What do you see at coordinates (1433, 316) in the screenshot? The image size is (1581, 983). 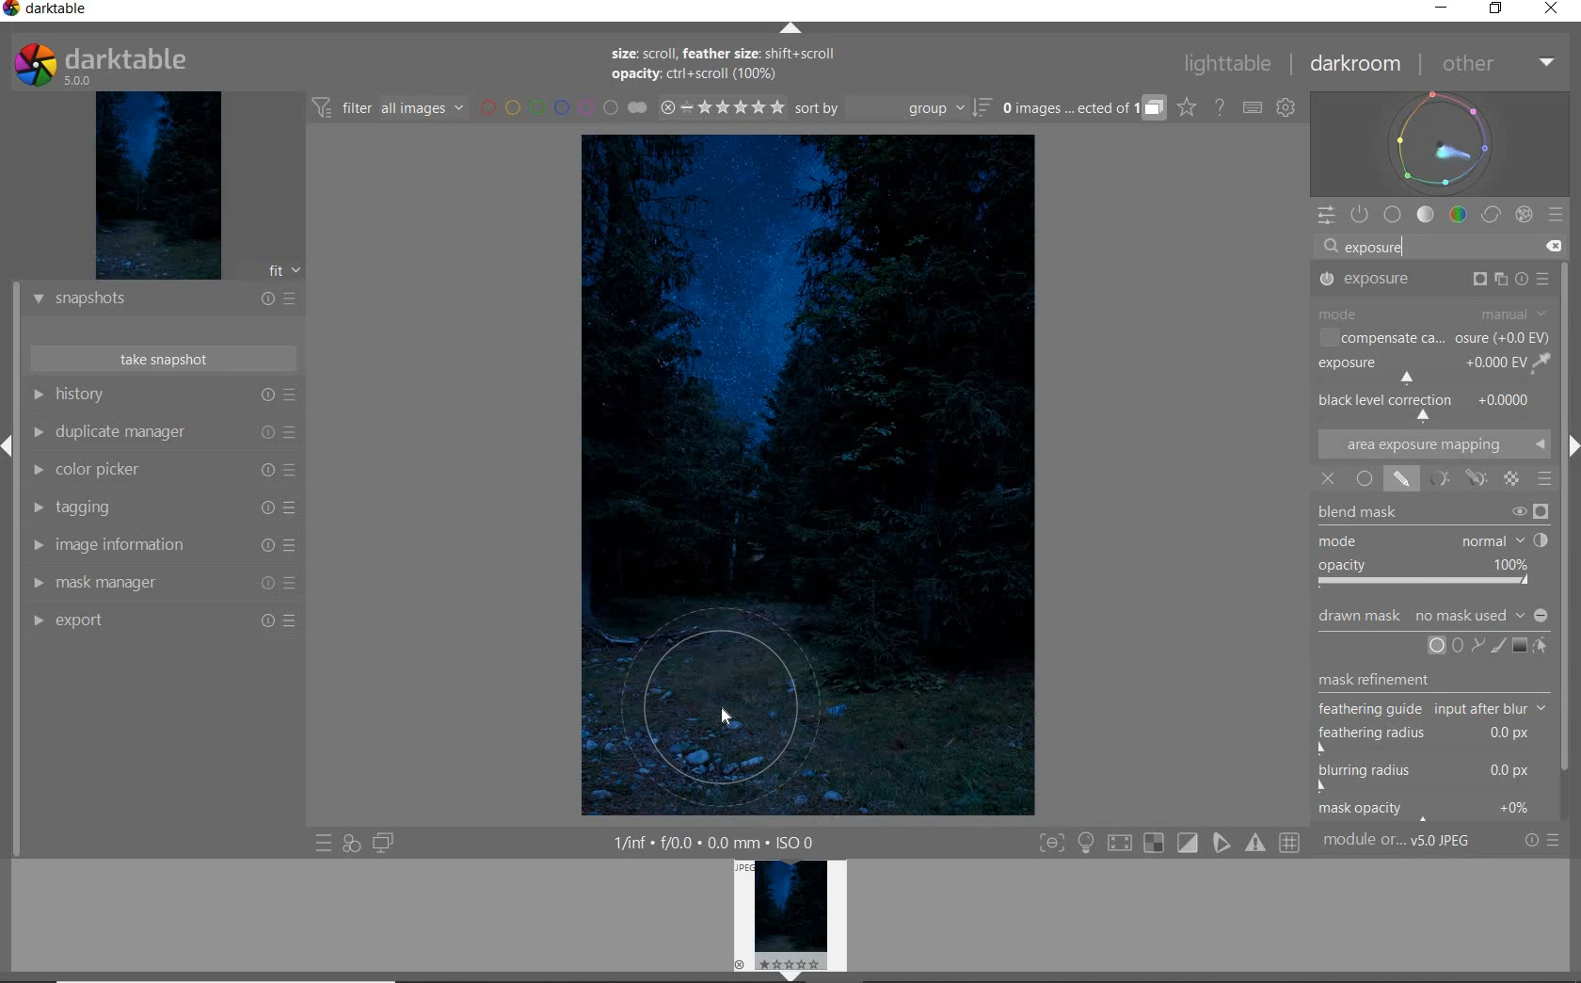 I see `MODE` at bounding box center [1433, 316].